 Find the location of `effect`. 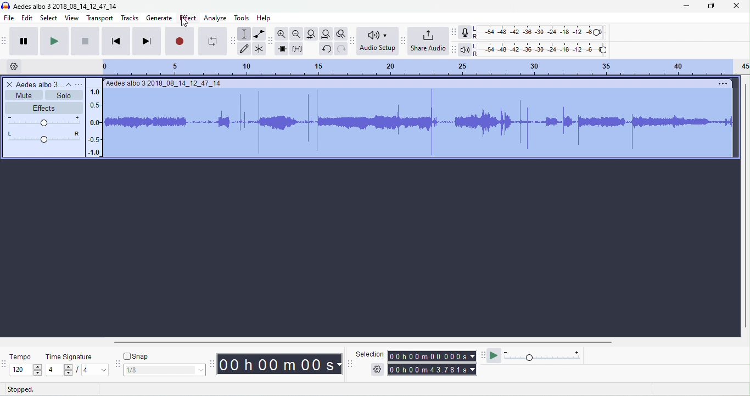

effect is located at coordinates (188, 19).